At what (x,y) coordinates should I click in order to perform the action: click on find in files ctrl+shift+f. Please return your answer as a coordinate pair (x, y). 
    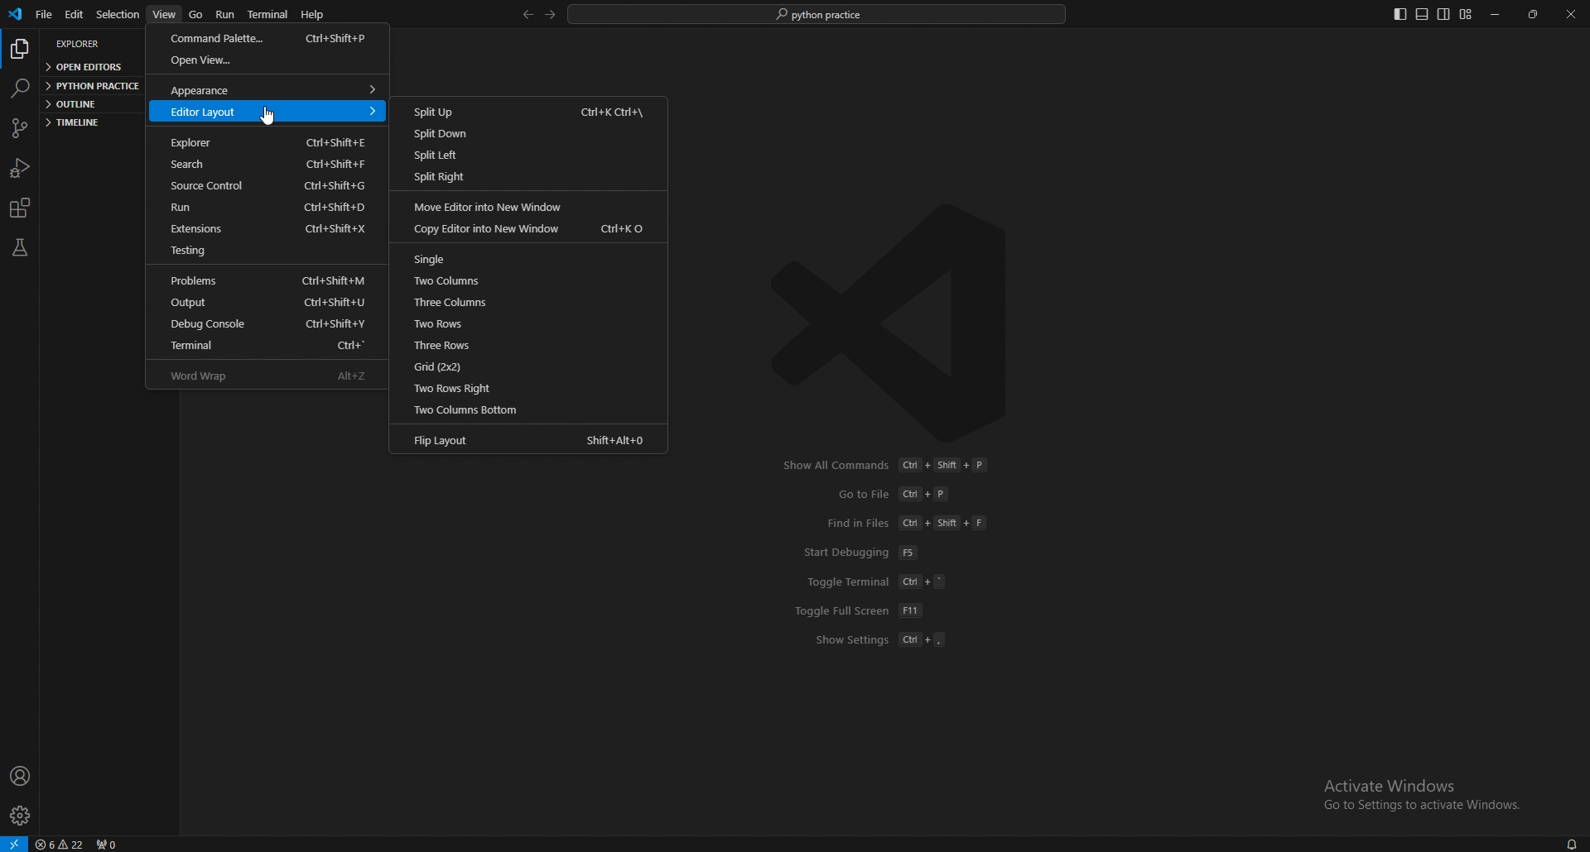
    Looking at the image, I should click on (906, 523).